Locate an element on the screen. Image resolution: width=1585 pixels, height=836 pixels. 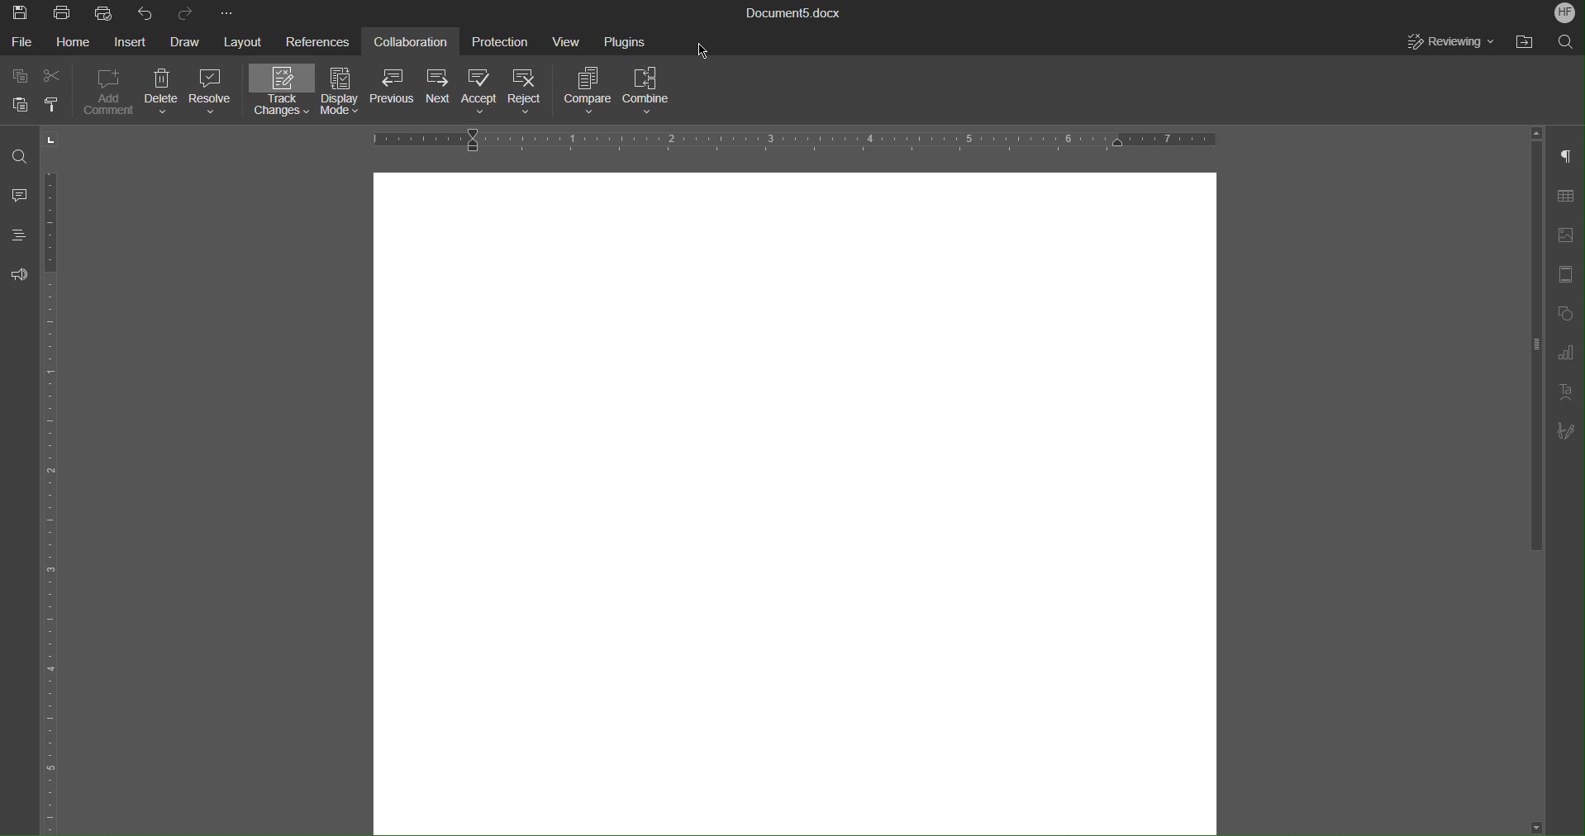
Quick Print is located at coordinates (104, 13).